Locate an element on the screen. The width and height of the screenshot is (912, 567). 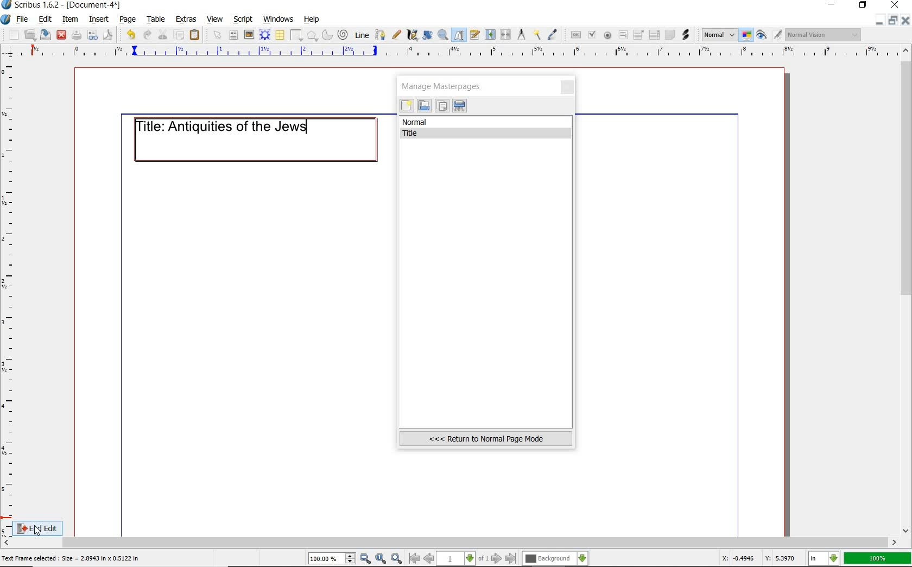
new is located at coordinates (10, 35).